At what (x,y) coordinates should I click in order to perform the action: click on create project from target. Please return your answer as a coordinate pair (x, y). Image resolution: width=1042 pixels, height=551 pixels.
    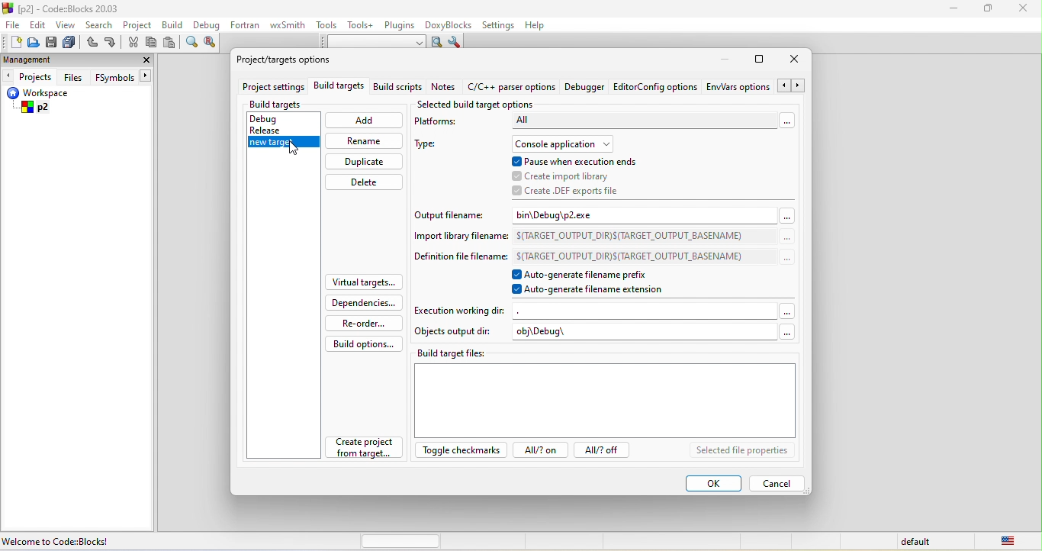
    Looking at the image, I should click on (365, 449).